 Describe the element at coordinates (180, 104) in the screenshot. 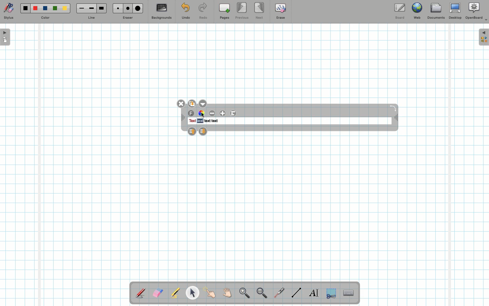

I see `Close` at that location.